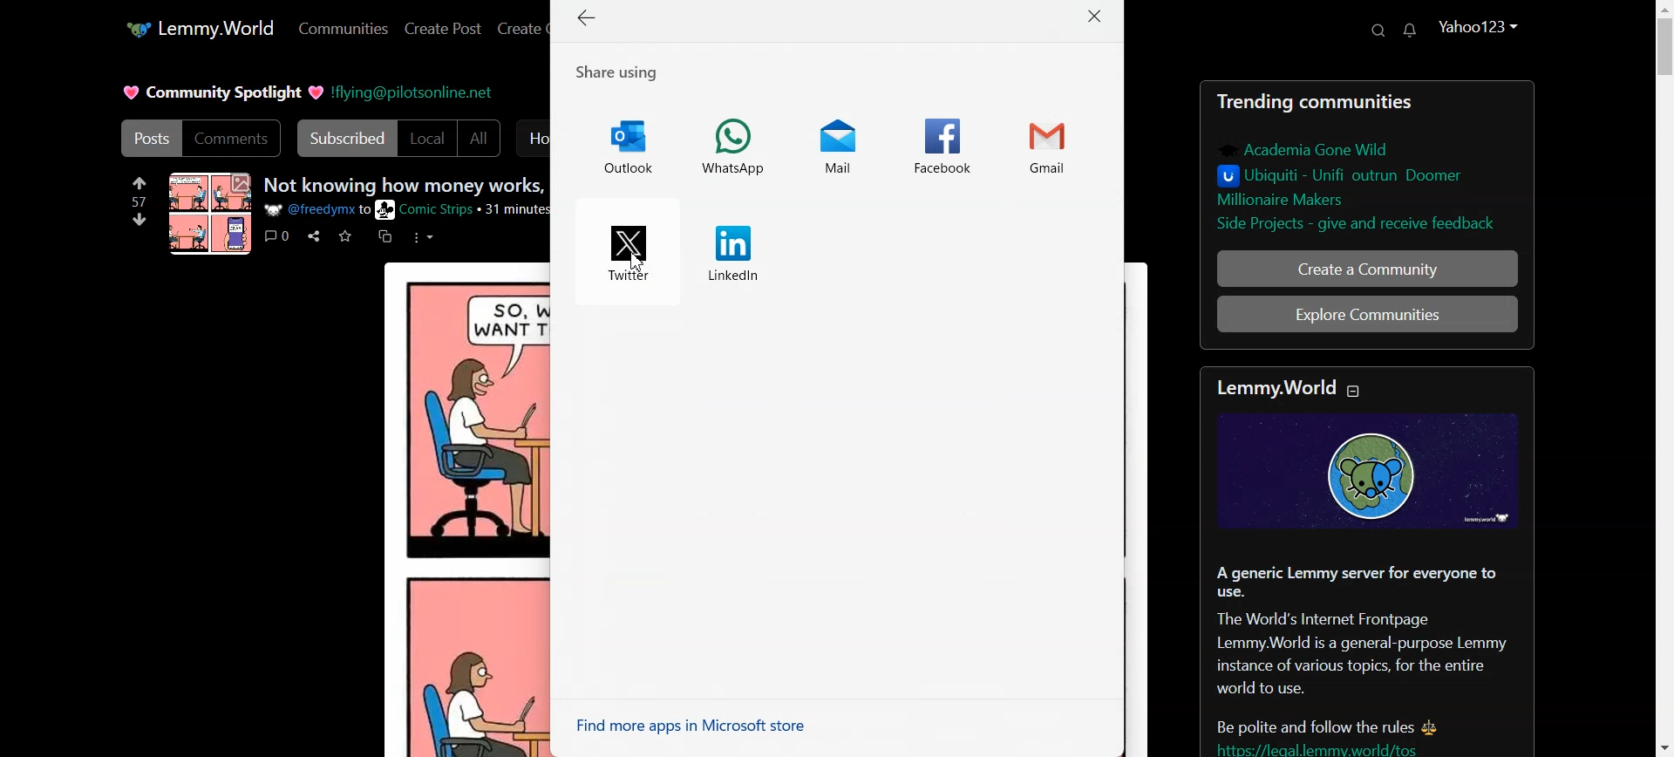 This screenshot has width=1674, height=757. I want to click on all, so click(483, 138).